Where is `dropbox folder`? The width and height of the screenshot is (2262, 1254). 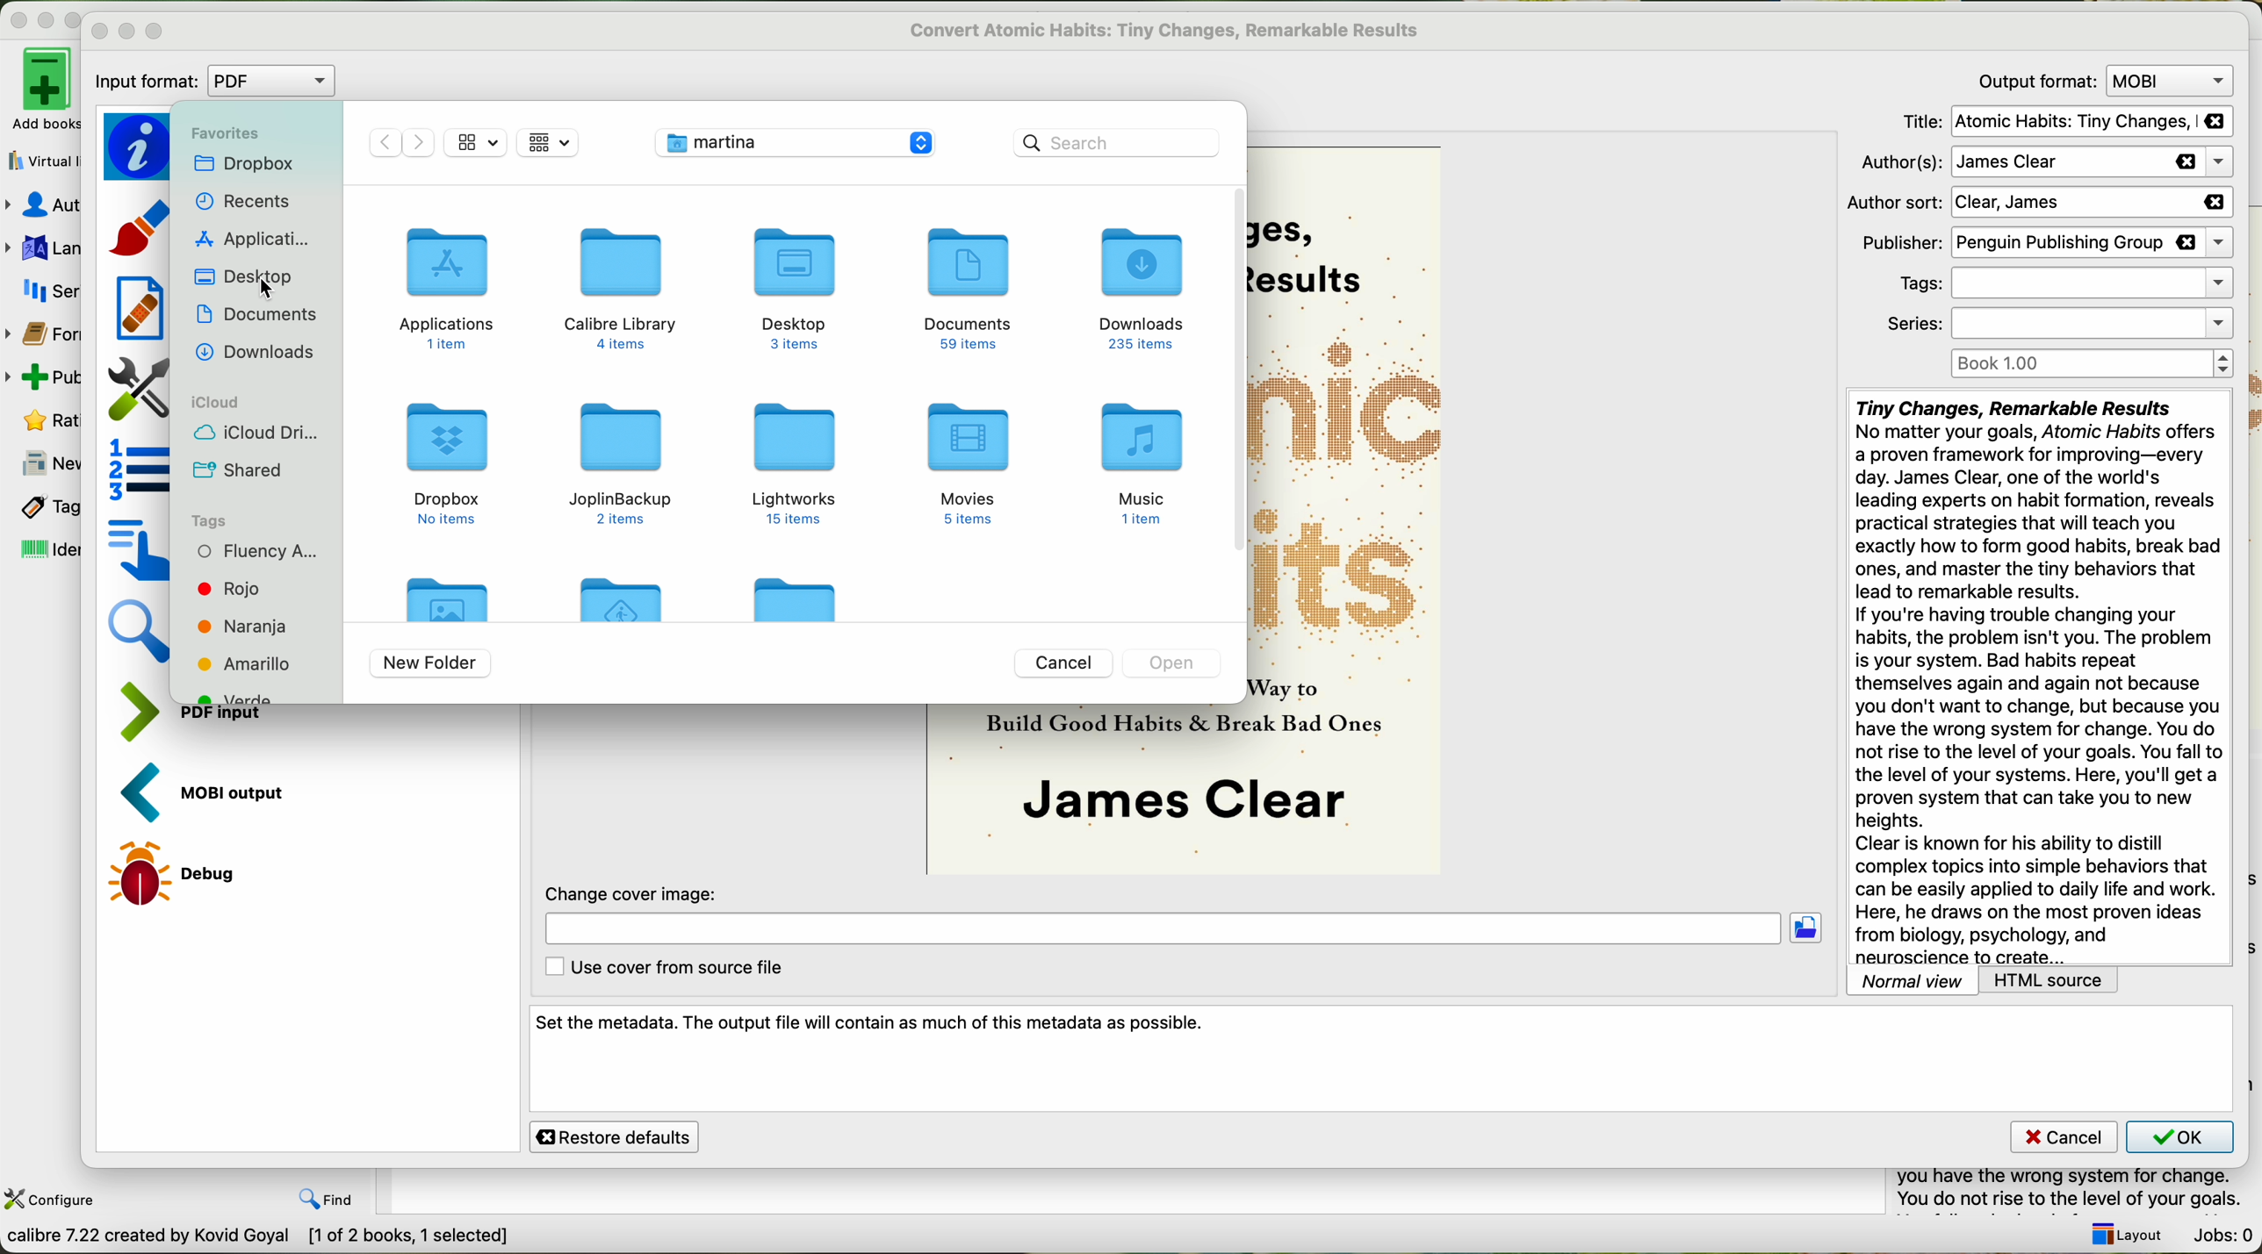
dropbox folder is located at coordinates (447, 462).